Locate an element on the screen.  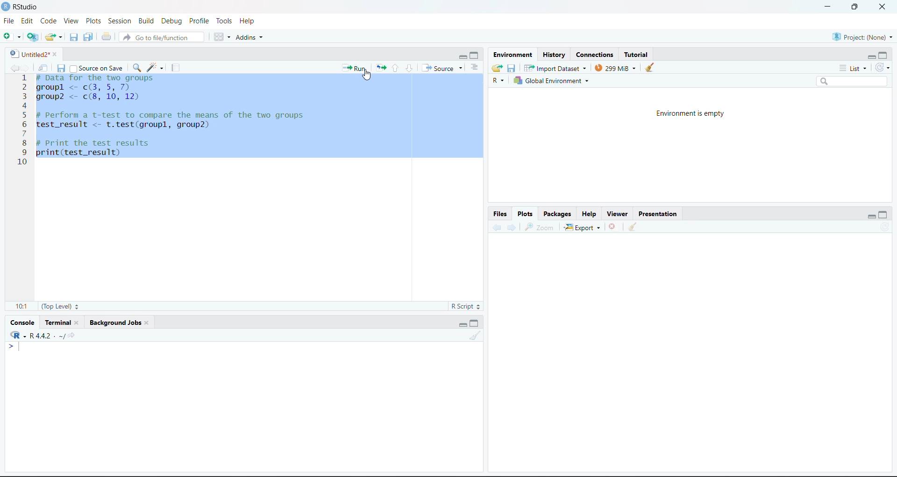
save current document is located at coordinates (74, 36).